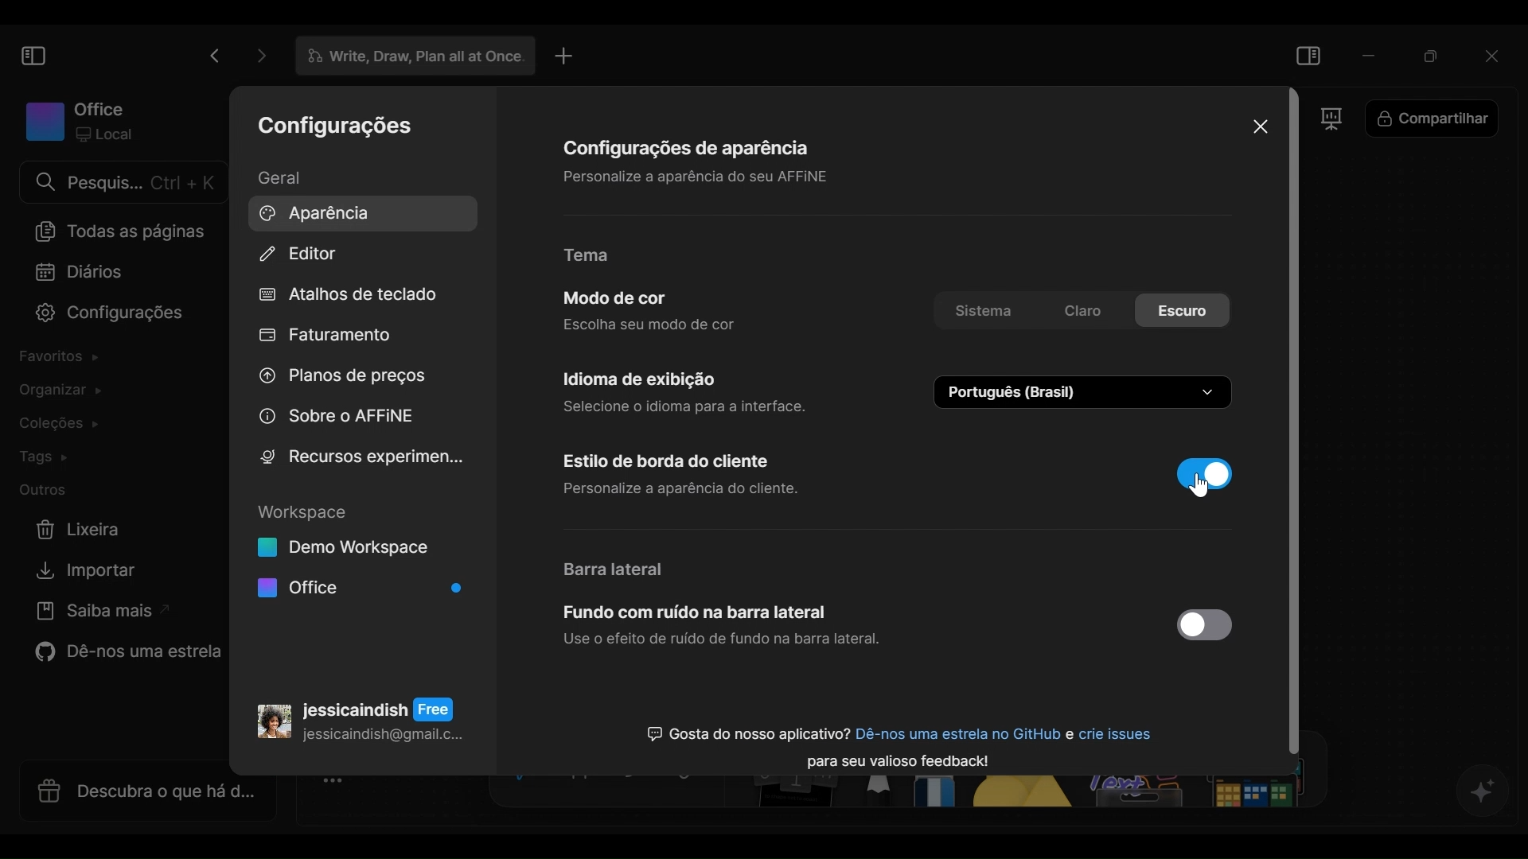  Describe the element at coordinates (338, 791) in the screenshot. I see `Toggle Zoom Tool bar` at that location.